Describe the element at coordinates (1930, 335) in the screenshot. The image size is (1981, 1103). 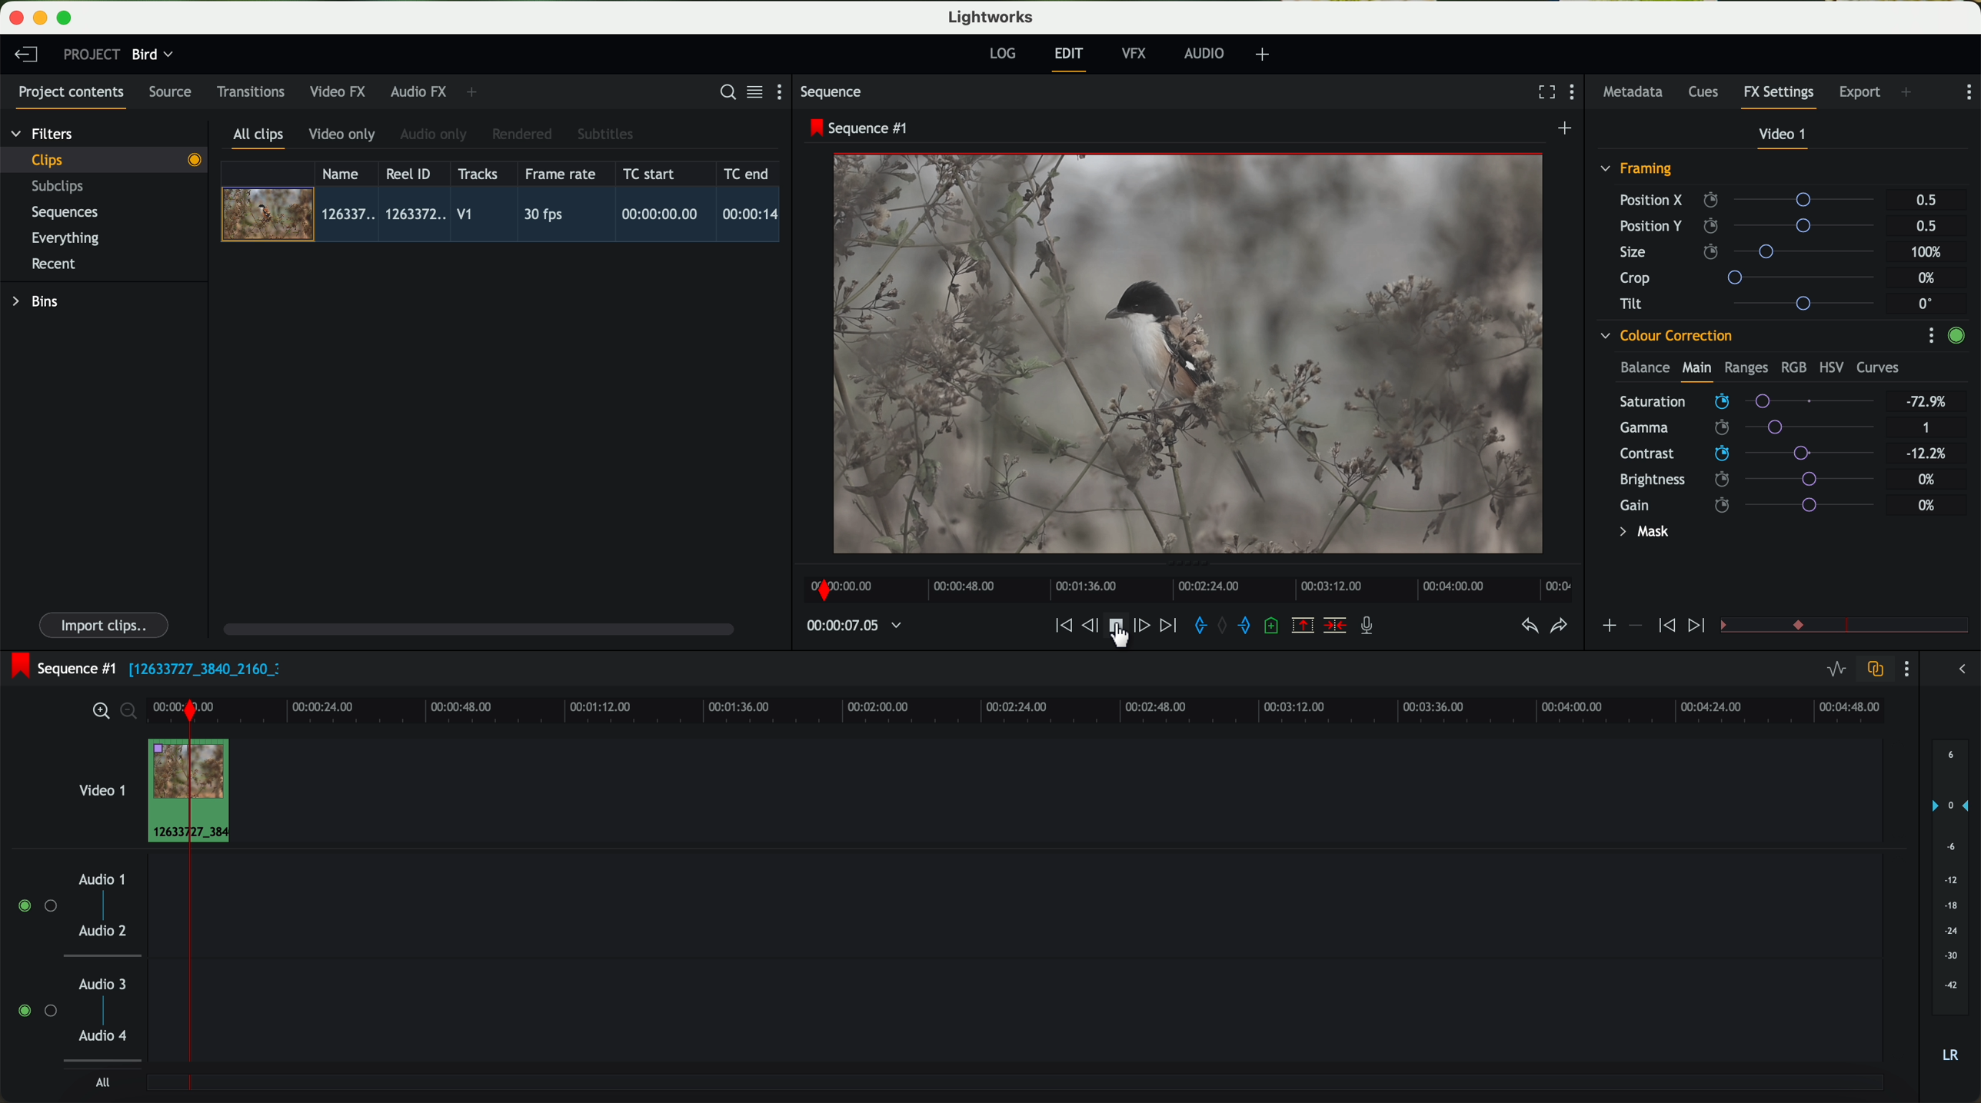
I see `show settings menu` at that location.